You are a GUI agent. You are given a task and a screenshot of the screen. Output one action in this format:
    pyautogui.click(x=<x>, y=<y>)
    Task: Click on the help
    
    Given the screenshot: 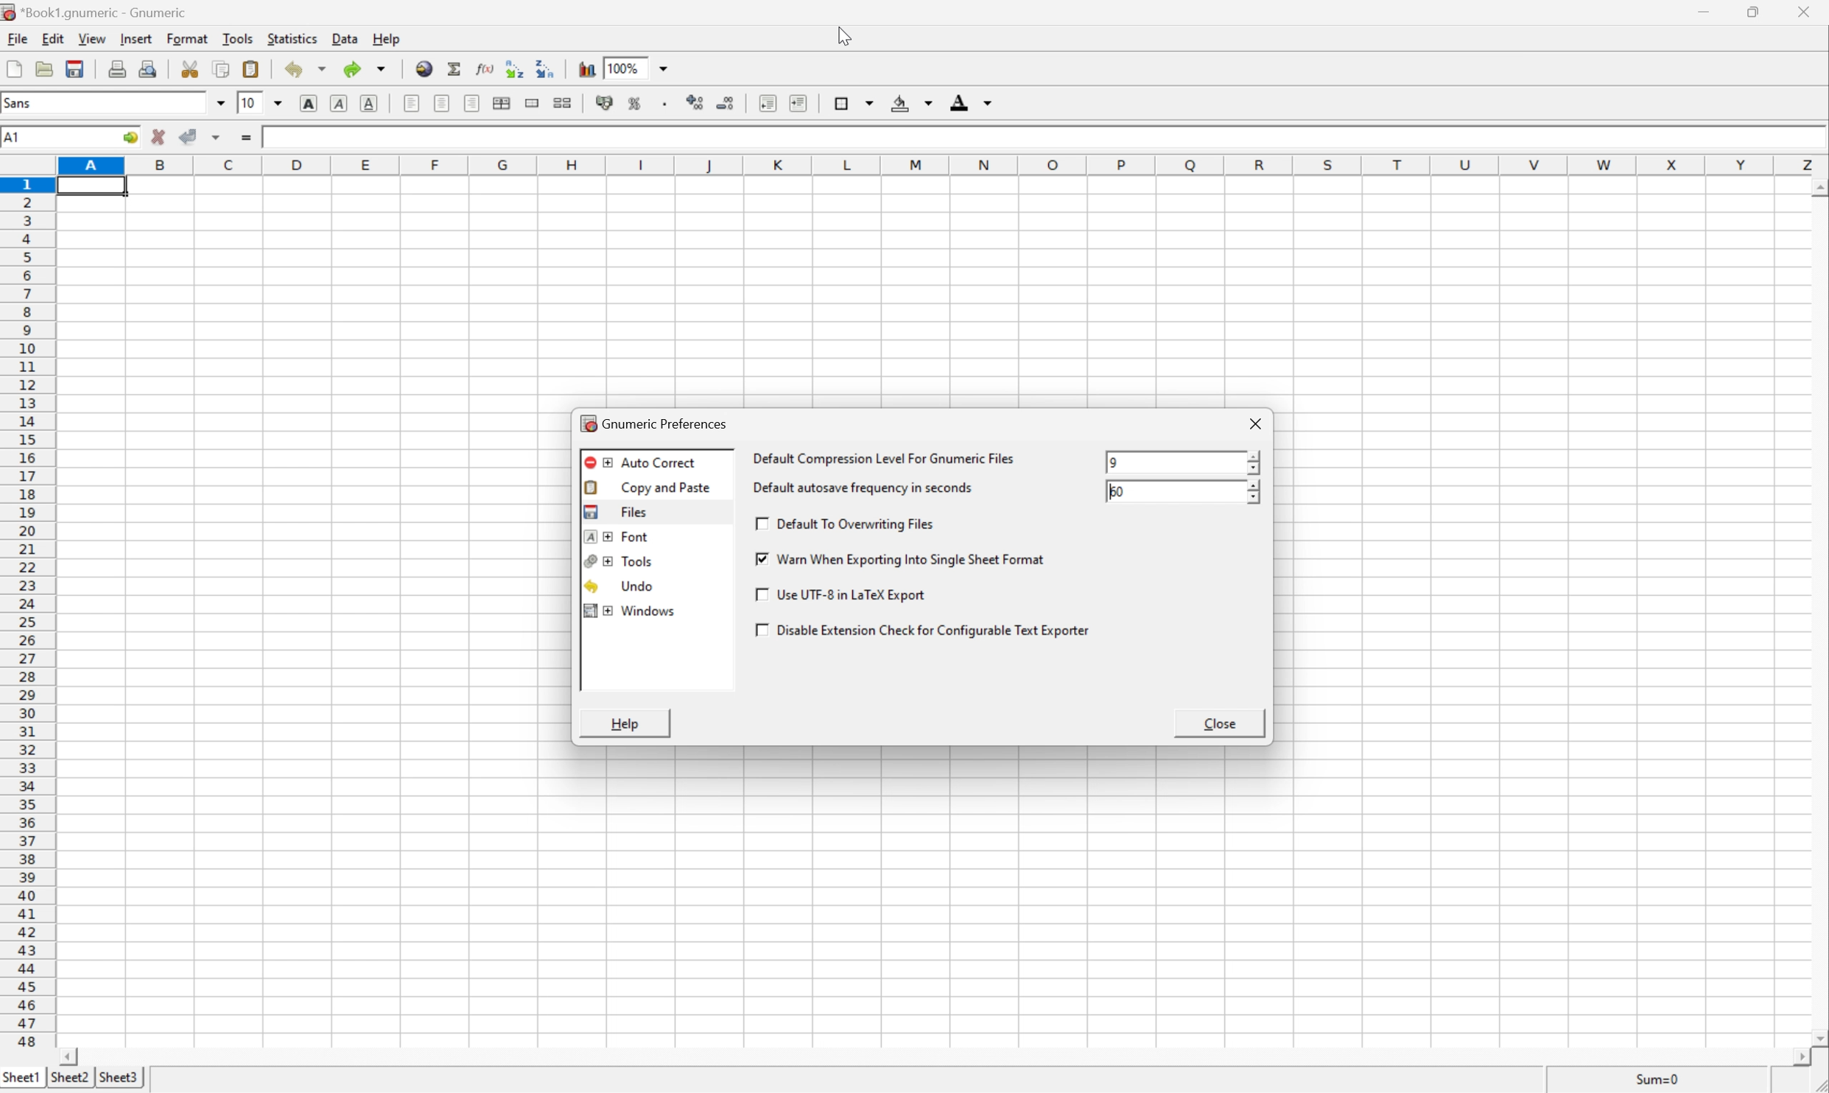 What is the action you would take?
    pyautogui.click(x=388, y=38)
    